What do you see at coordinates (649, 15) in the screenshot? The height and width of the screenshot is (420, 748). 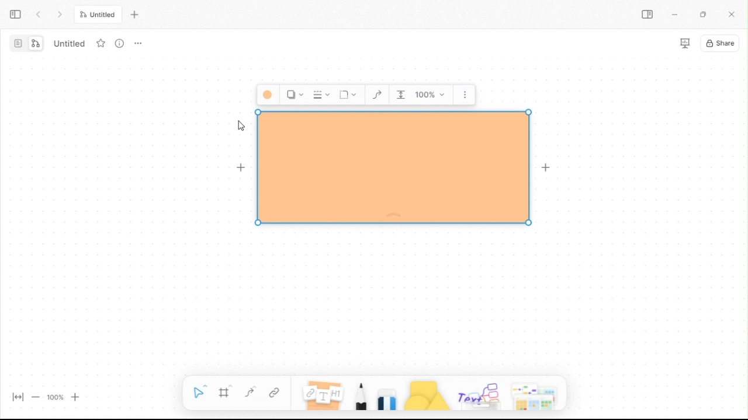 I see `sidebar` at bounding box center [649, 15].